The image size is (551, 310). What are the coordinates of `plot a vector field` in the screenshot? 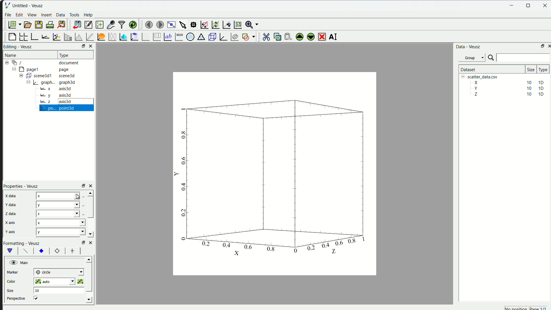 It's located at (145, 37).